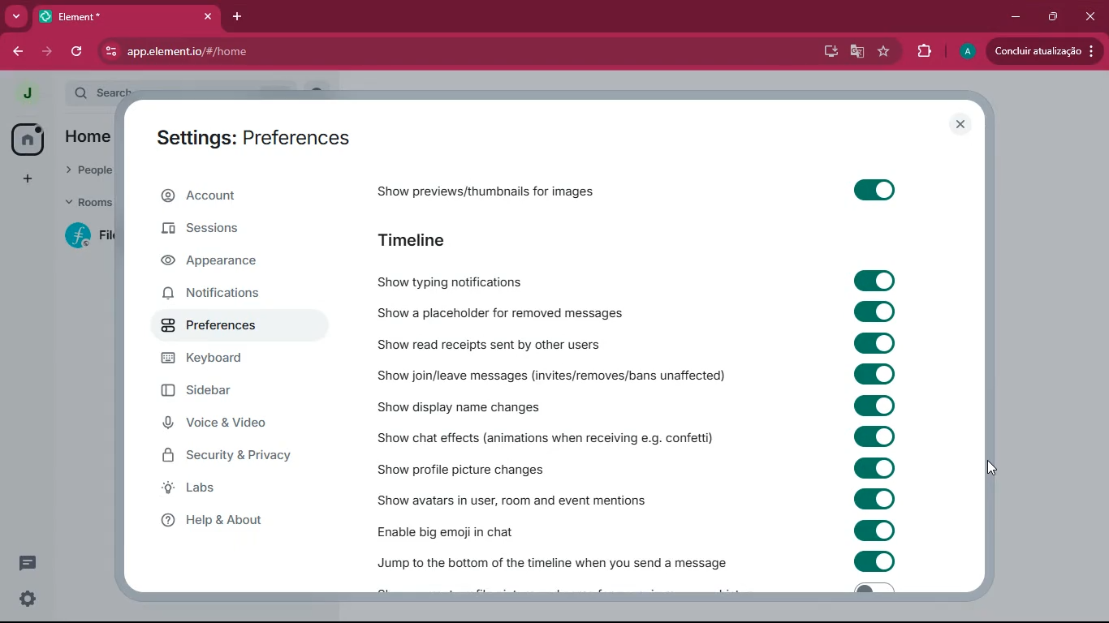 The height and width of the screenshot is (623, 1109). I want to click on search, so click(101, 88).